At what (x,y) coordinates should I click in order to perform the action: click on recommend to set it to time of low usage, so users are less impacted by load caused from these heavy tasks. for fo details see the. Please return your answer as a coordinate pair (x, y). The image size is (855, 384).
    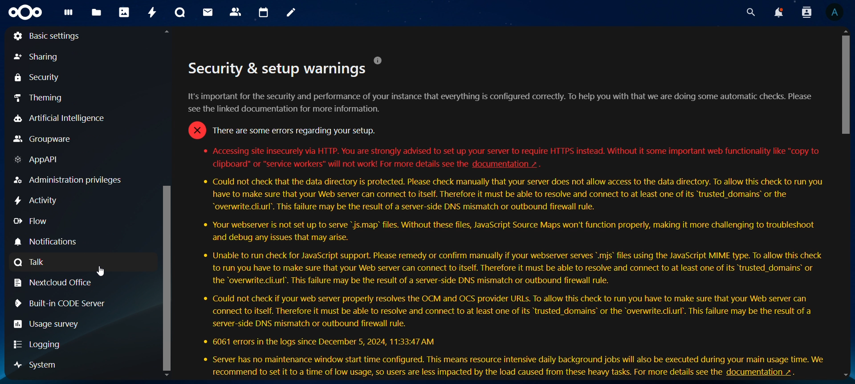
    Looking at the image, I should click on (464, 372).